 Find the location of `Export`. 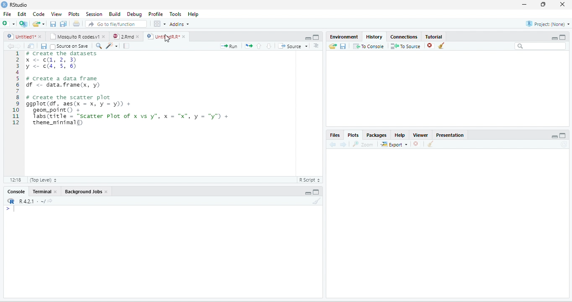

Export is located at coordinates (394, 144).